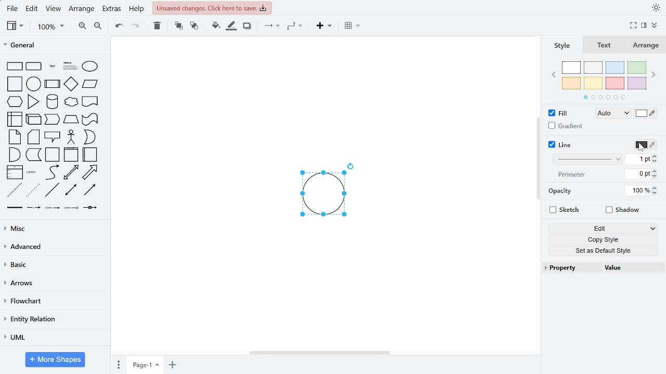 The width and height of the screenshot is (666, 374). Describe the element at coordinates (633, 25) in the screenshot. I see `full screen` at that location.